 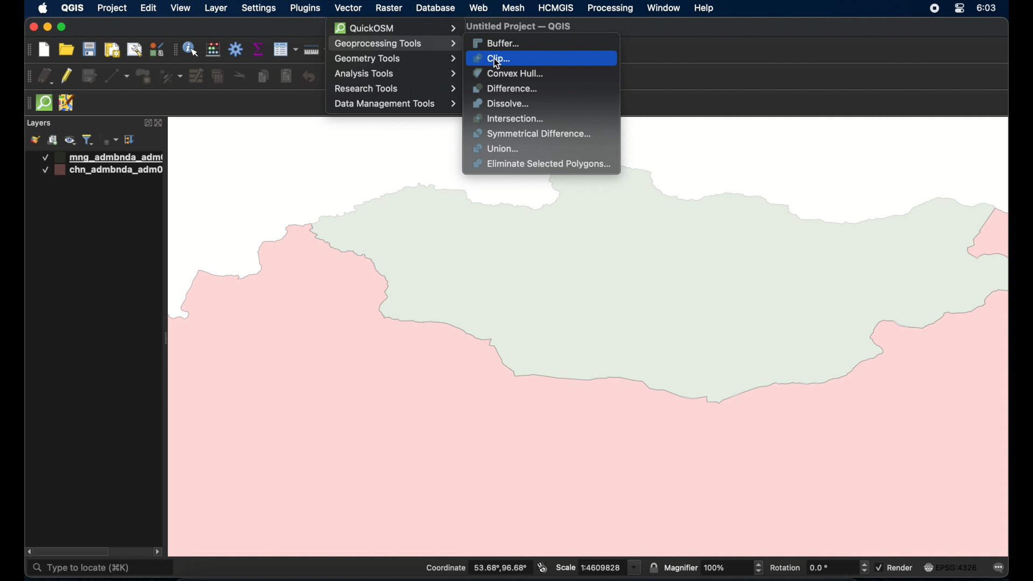 I want to click on analysis tools, so click(x=394, y=74).